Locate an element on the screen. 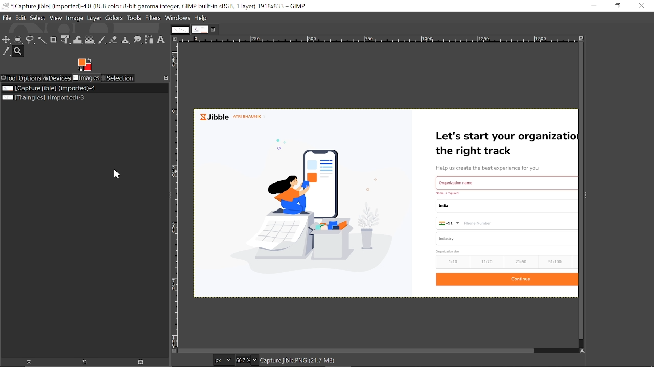  Current zoom is located at coordinates (243, 360).